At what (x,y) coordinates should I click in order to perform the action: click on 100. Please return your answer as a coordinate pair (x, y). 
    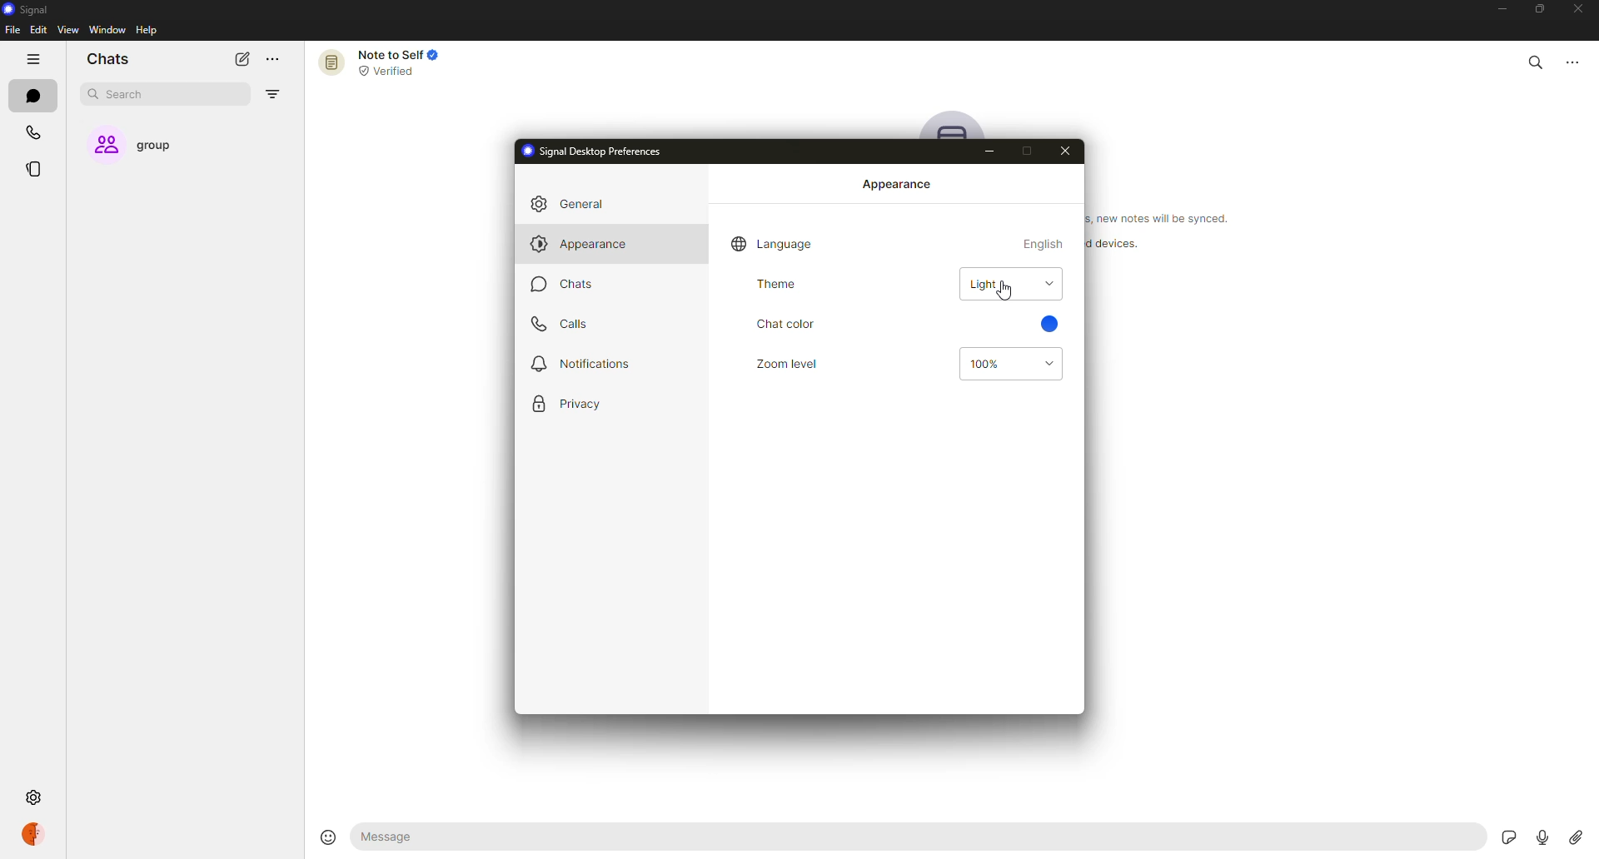
    Looking at the image, I should click on (990, 365).